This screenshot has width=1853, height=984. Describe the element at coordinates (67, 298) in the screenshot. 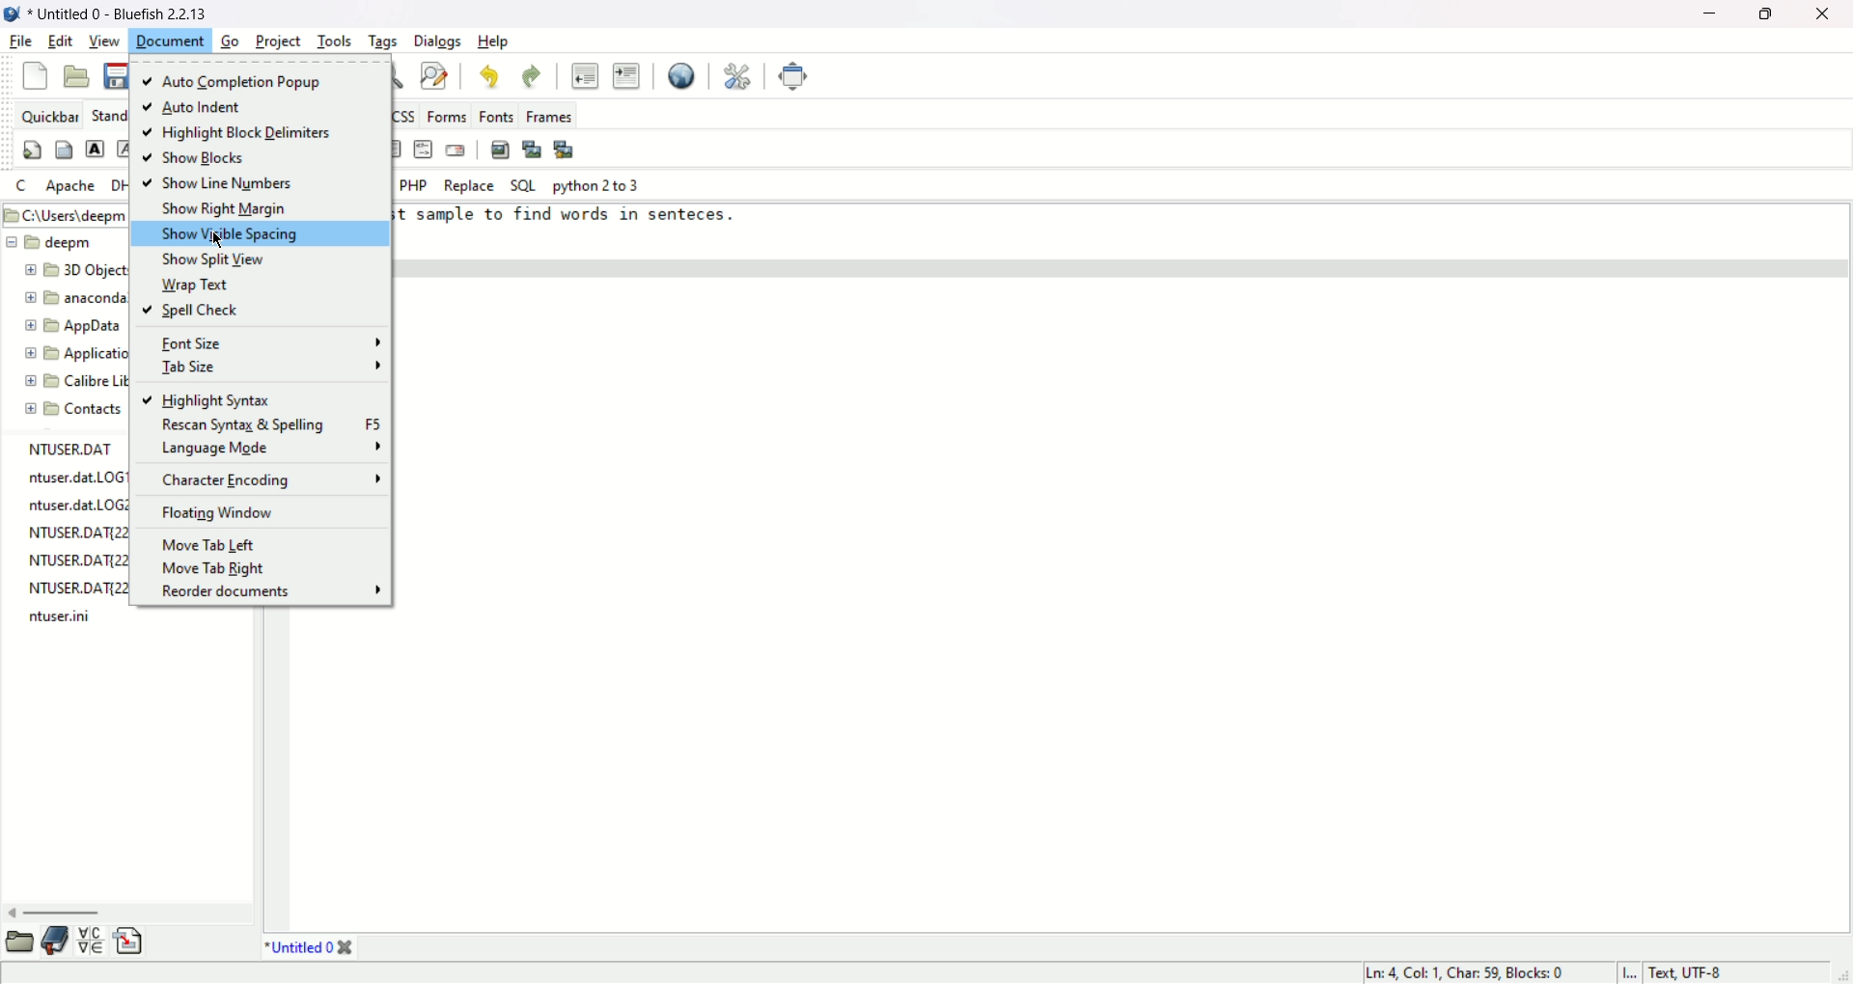

I see `anaconda3` at that location.